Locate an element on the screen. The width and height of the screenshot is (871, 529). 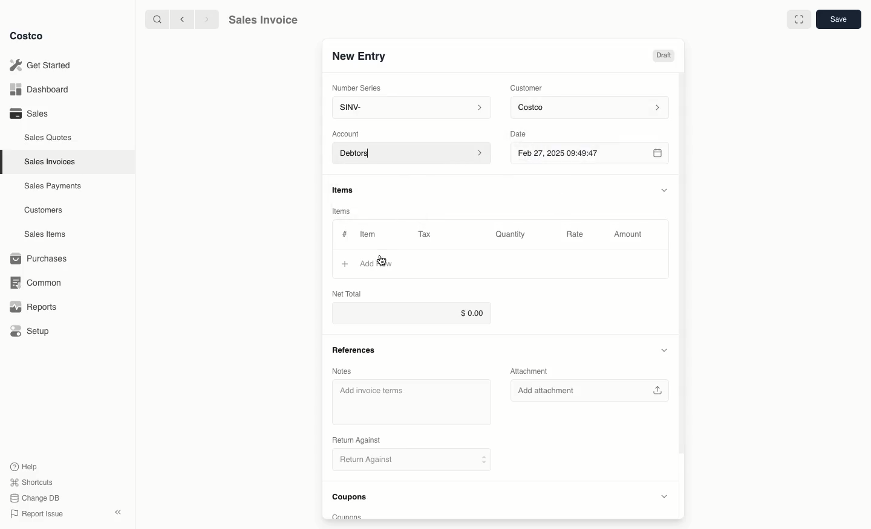
Sales Items is located at coordinates (47, 233).